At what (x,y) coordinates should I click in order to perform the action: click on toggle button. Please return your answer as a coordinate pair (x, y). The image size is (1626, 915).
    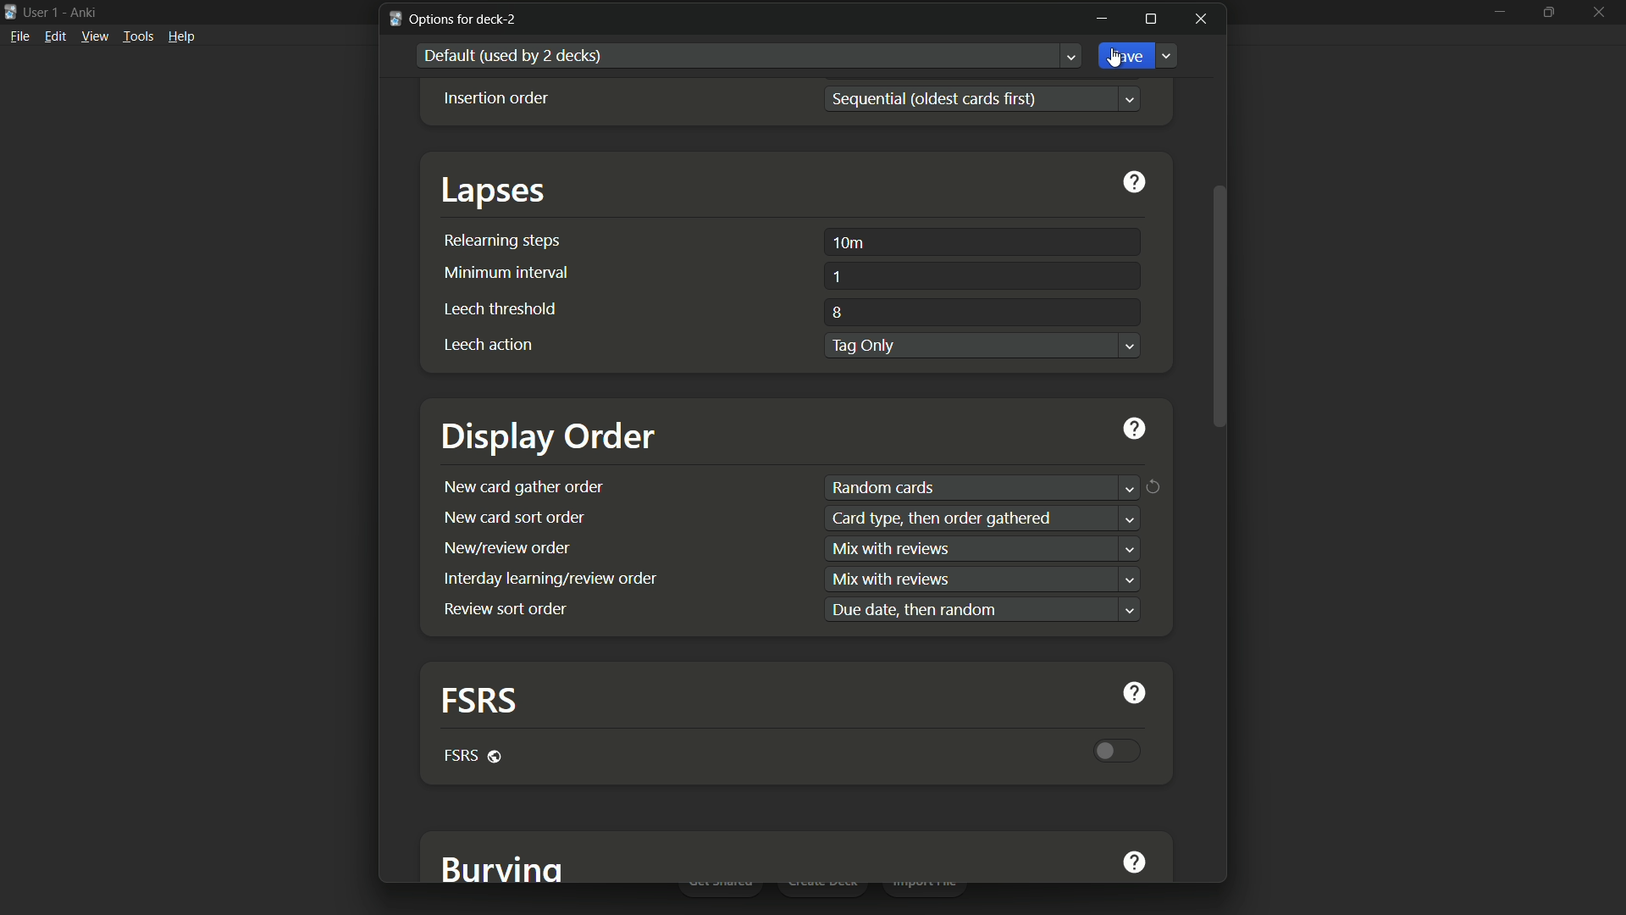
    Looking at the image, I should click on (1116, 749).